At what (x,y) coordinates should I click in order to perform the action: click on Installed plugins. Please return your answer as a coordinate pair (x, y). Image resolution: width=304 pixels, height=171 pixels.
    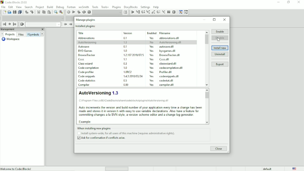
    Looking at the image, I should click on (85, 26).